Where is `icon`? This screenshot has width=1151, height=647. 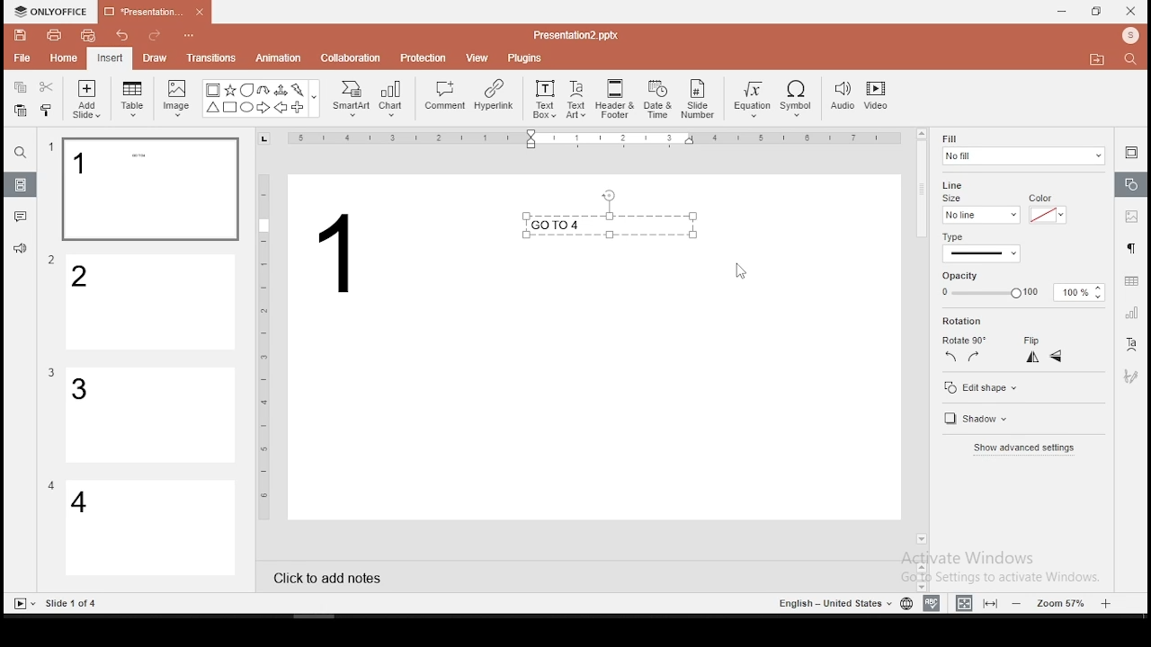 icon is located at coordinates (54, 12).